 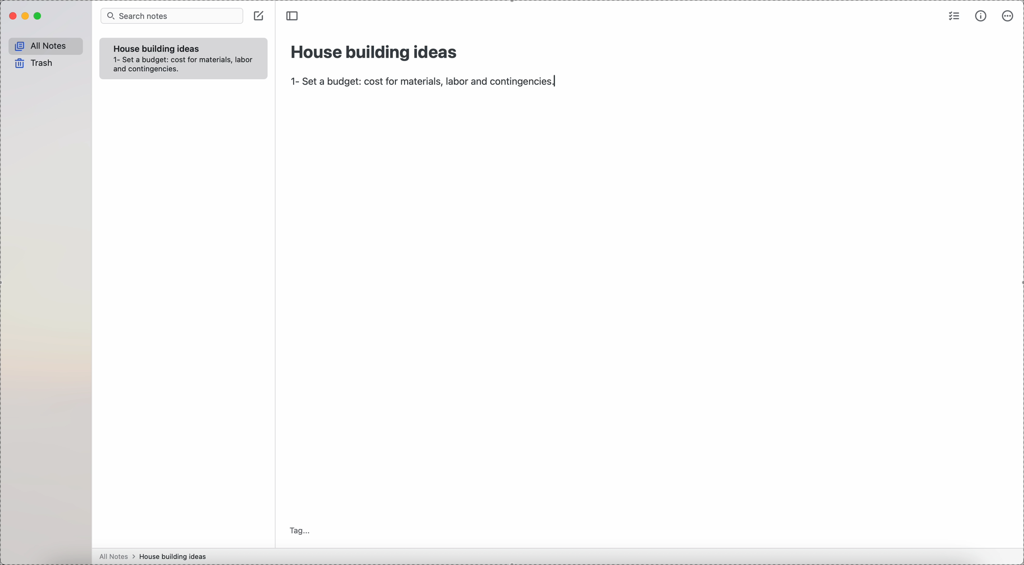 What do you see at coordinates (12, 16) in the screenshot?
I see `close Simplenote` at bounding box center [12, 16].